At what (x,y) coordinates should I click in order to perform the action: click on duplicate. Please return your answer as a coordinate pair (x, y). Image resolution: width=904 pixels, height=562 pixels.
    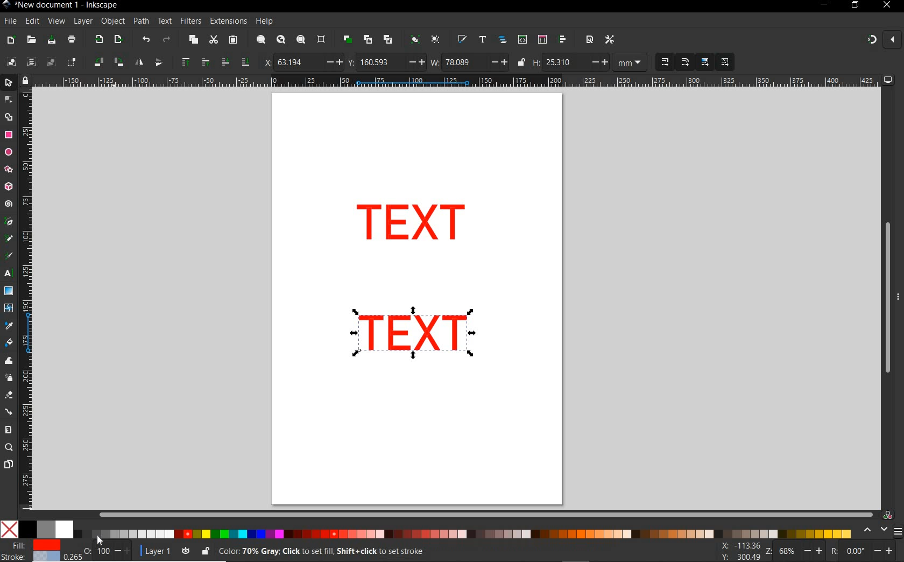
    Looking at the image, I should click on (348, 39).